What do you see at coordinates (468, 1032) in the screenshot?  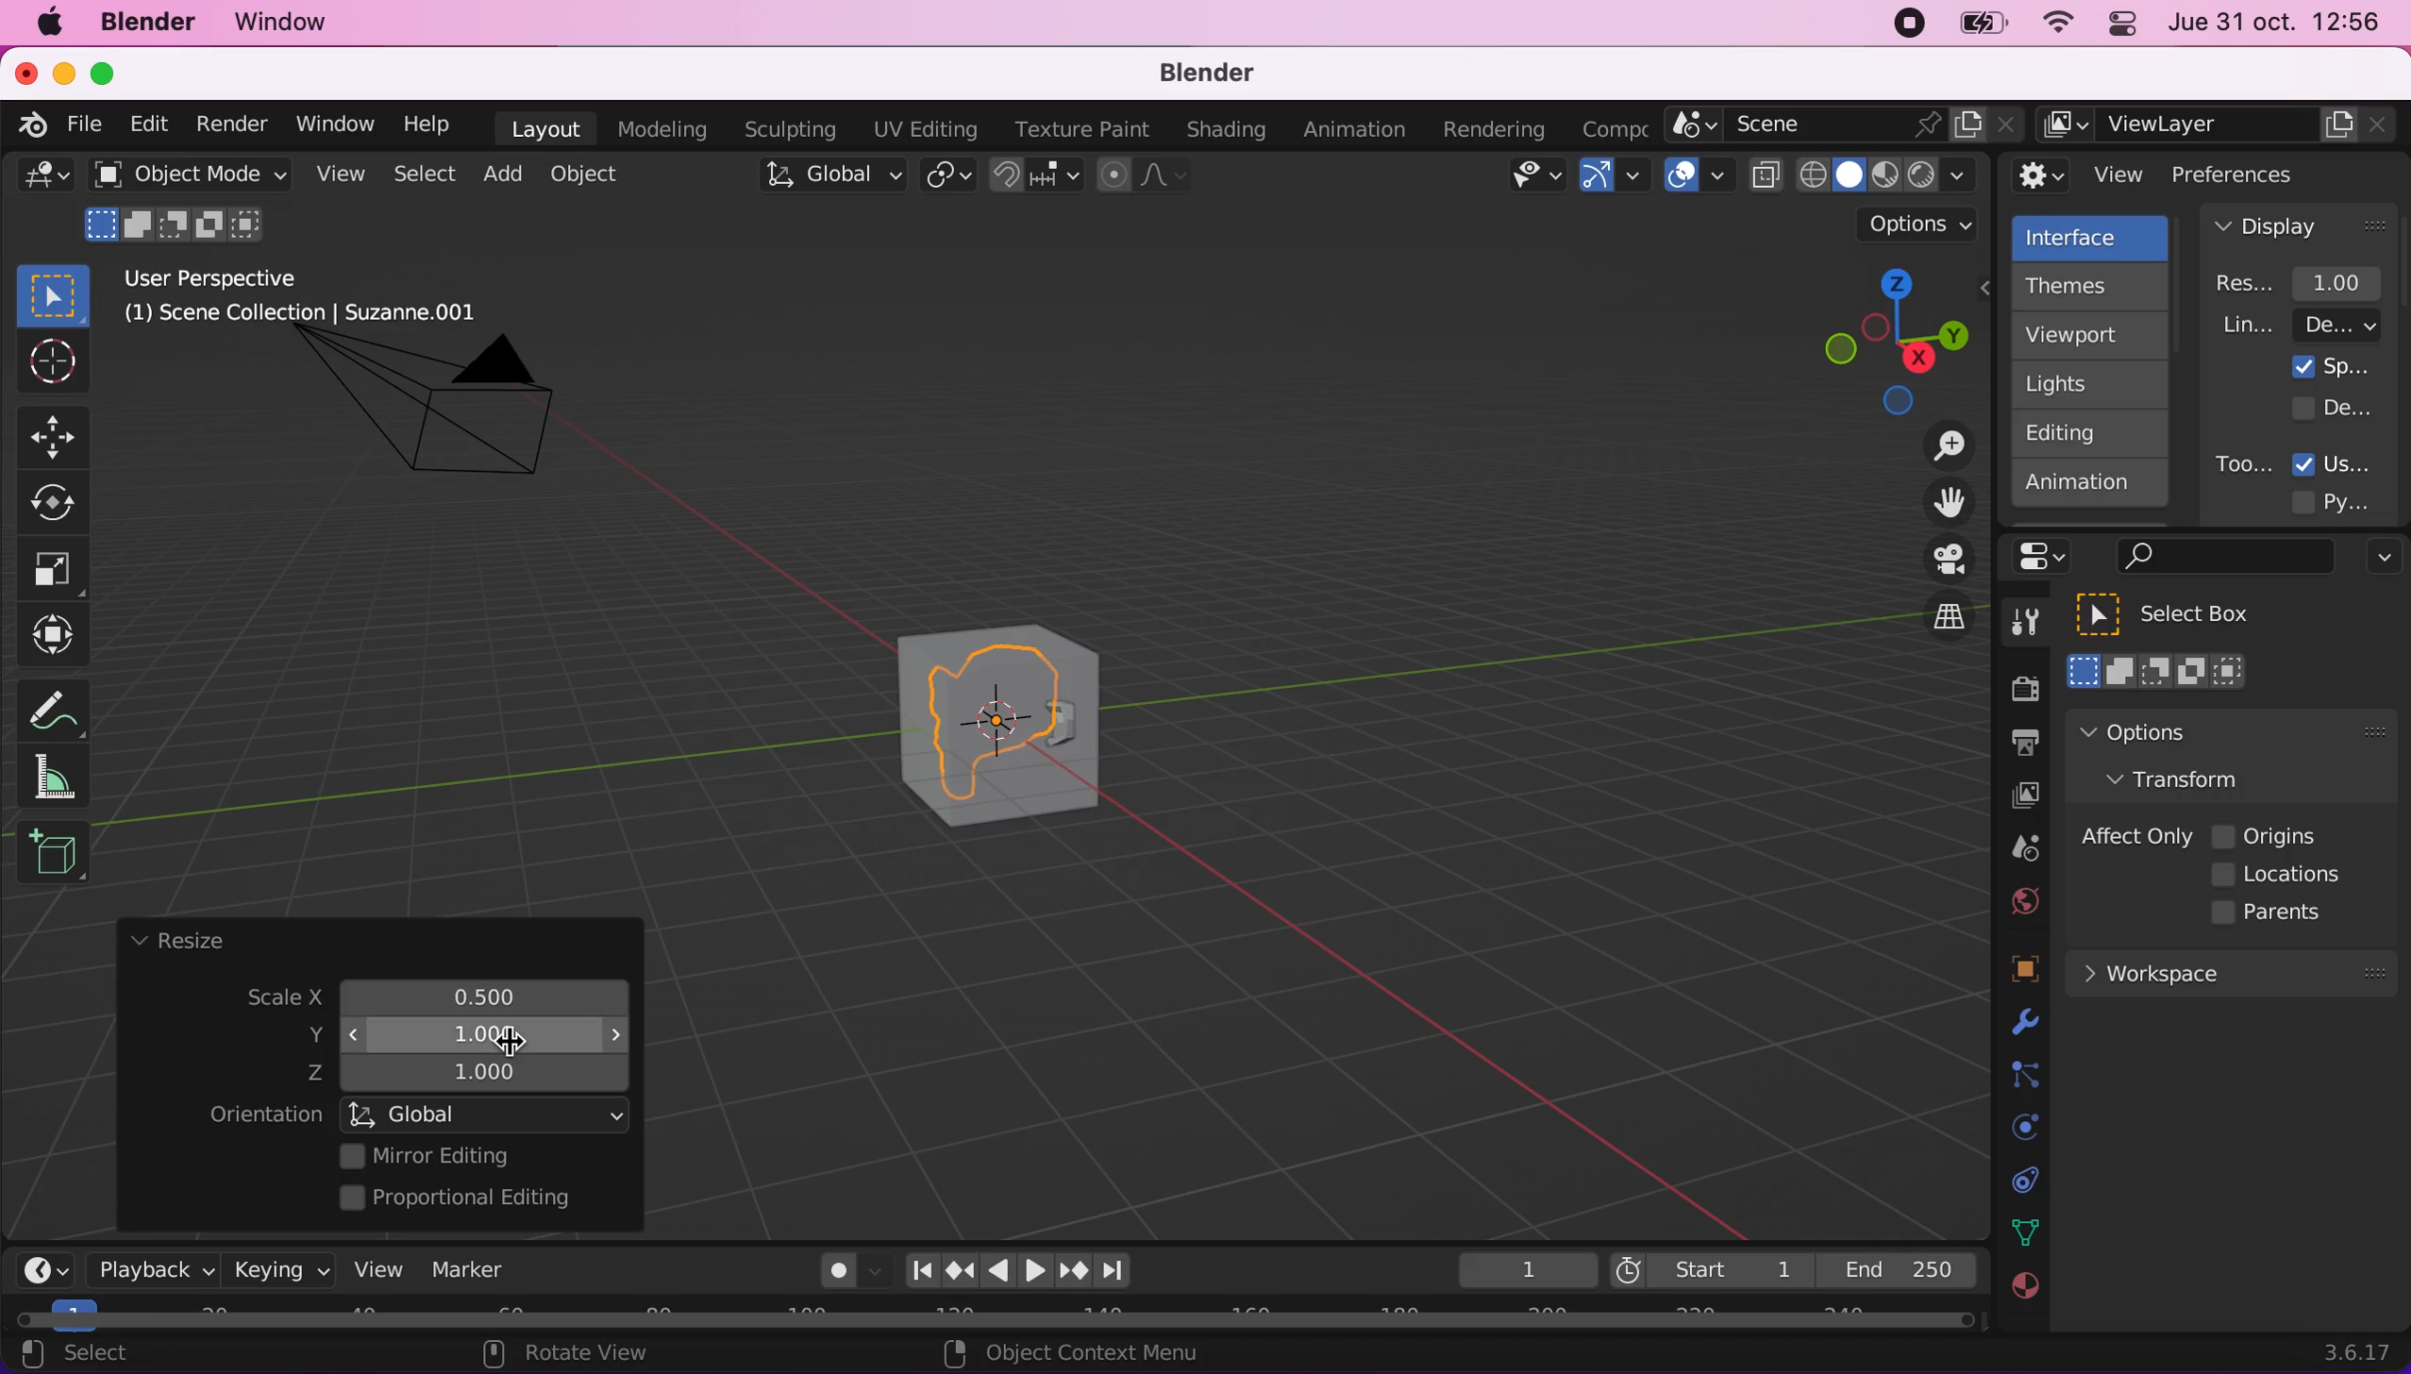 I see `scale y` at bounding box center [468, 1032].